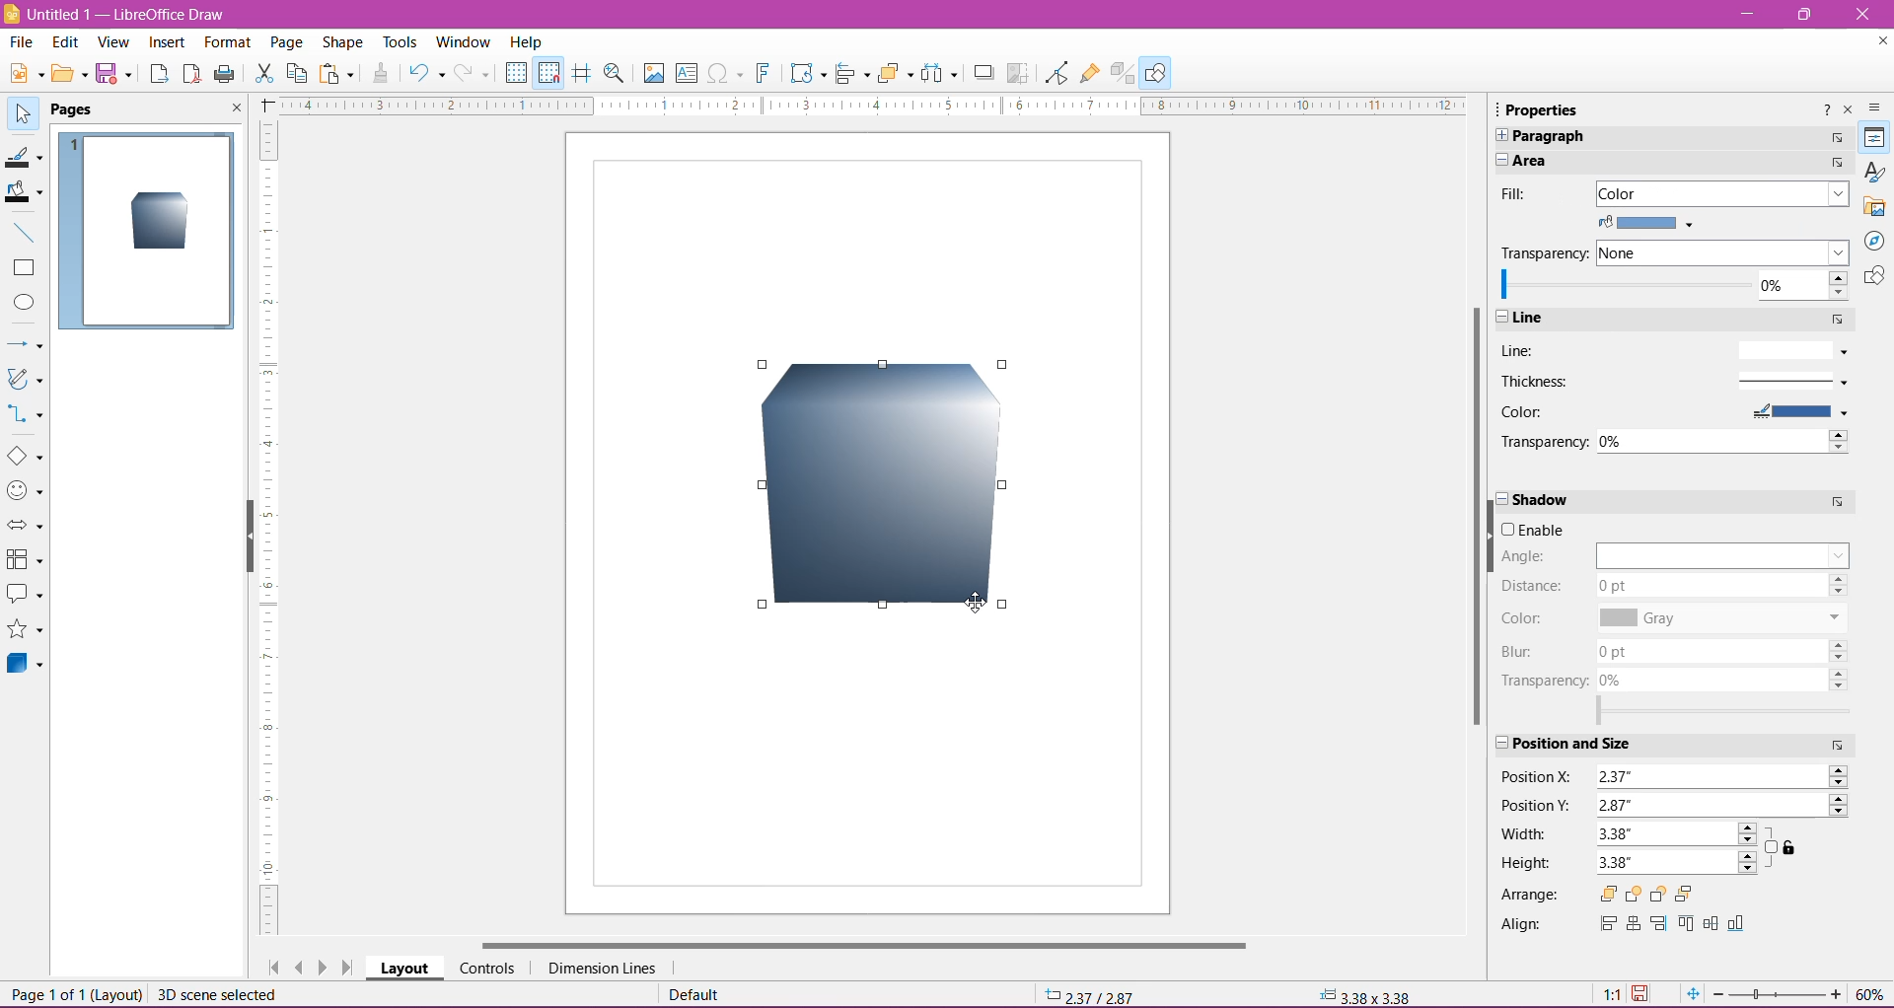 The height and width of the screenshot is (1008, 1894). What do you see at coordinates (349, 969) in the screenshot?
I see `Scroll to last page` at bounding box center [349, 969].